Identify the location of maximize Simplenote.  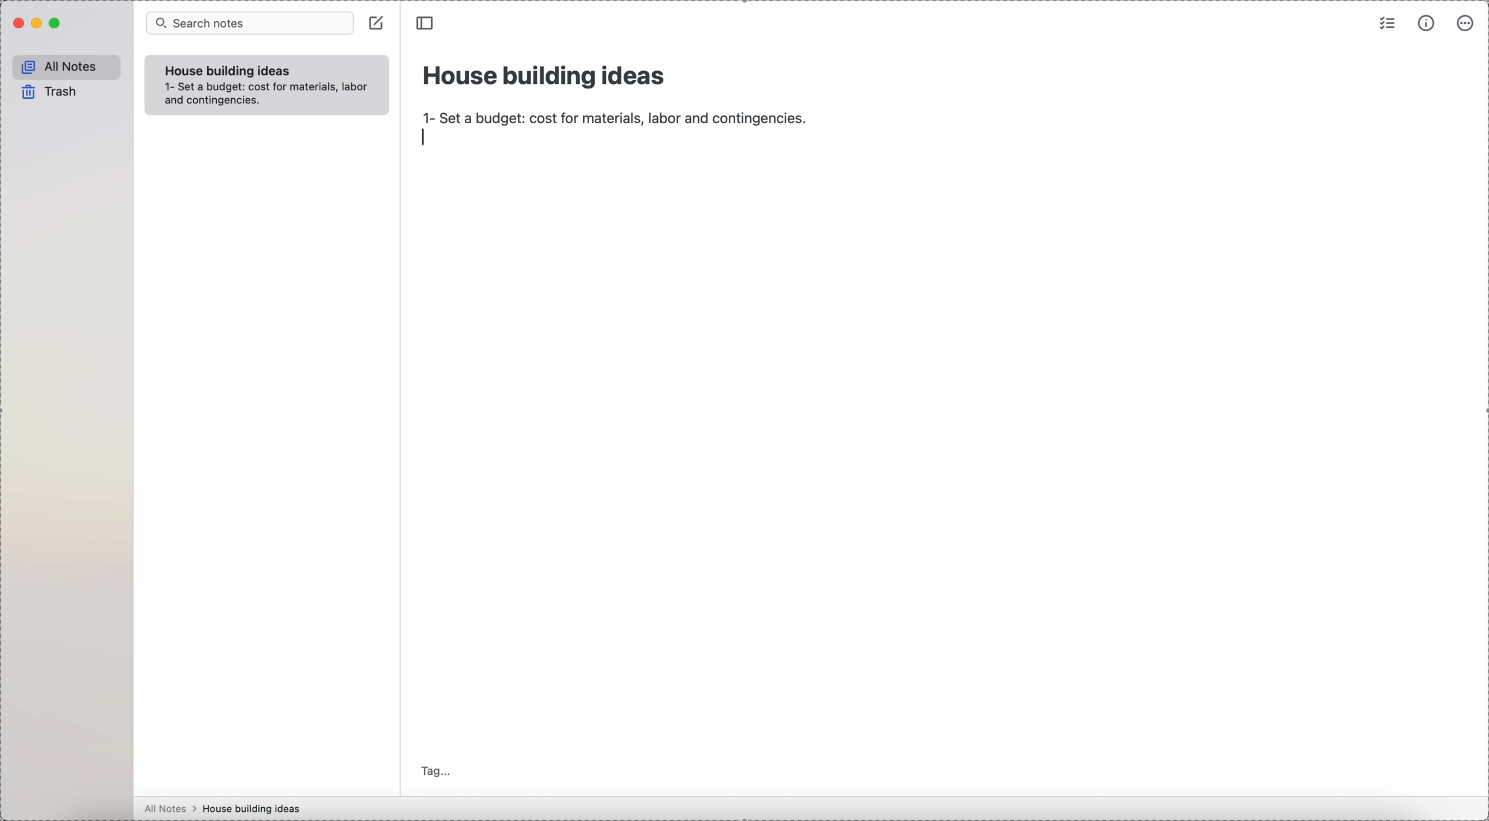
(59, 24).